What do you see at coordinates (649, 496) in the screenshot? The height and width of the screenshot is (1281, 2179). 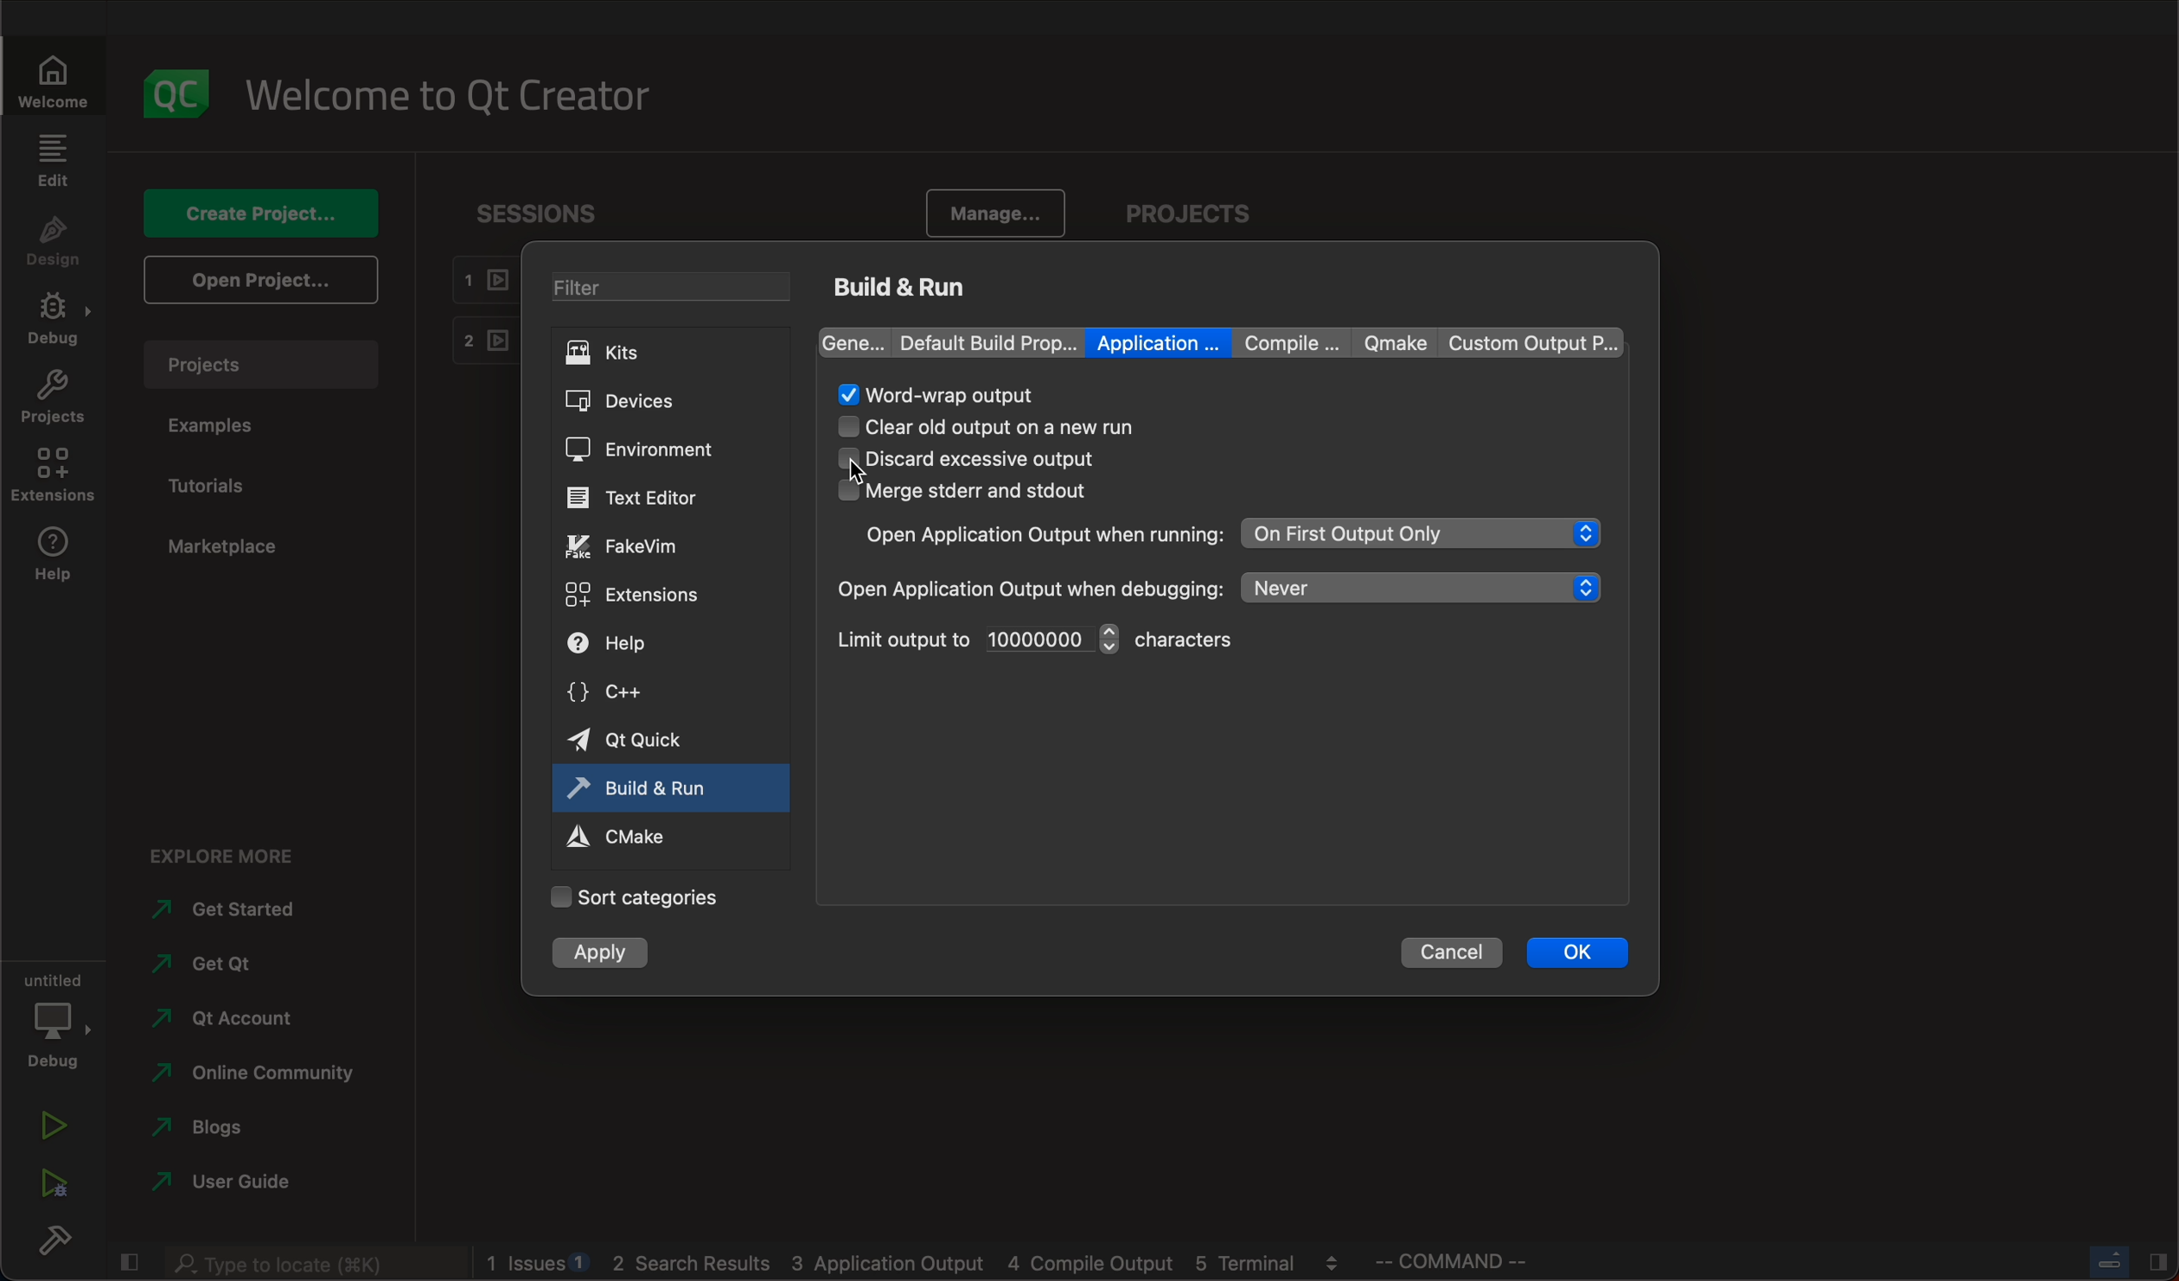 I see `editor` at bounding box center [649, 496].